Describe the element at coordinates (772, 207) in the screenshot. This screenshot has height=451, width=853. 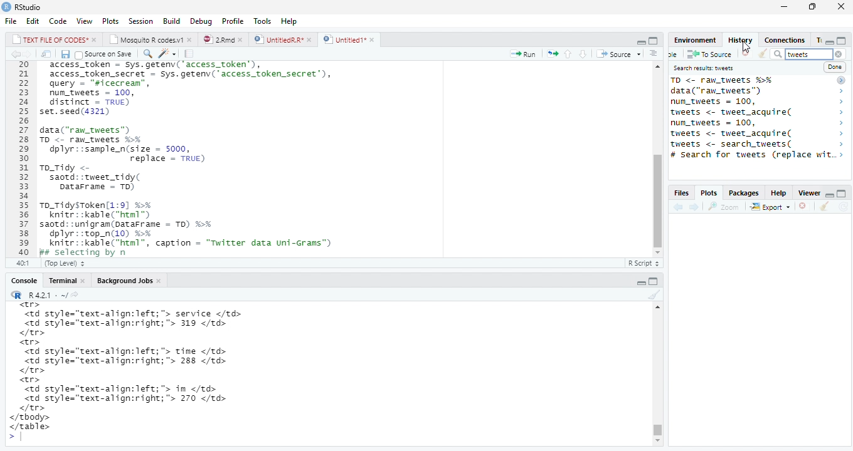
I see ` Export` at that location.